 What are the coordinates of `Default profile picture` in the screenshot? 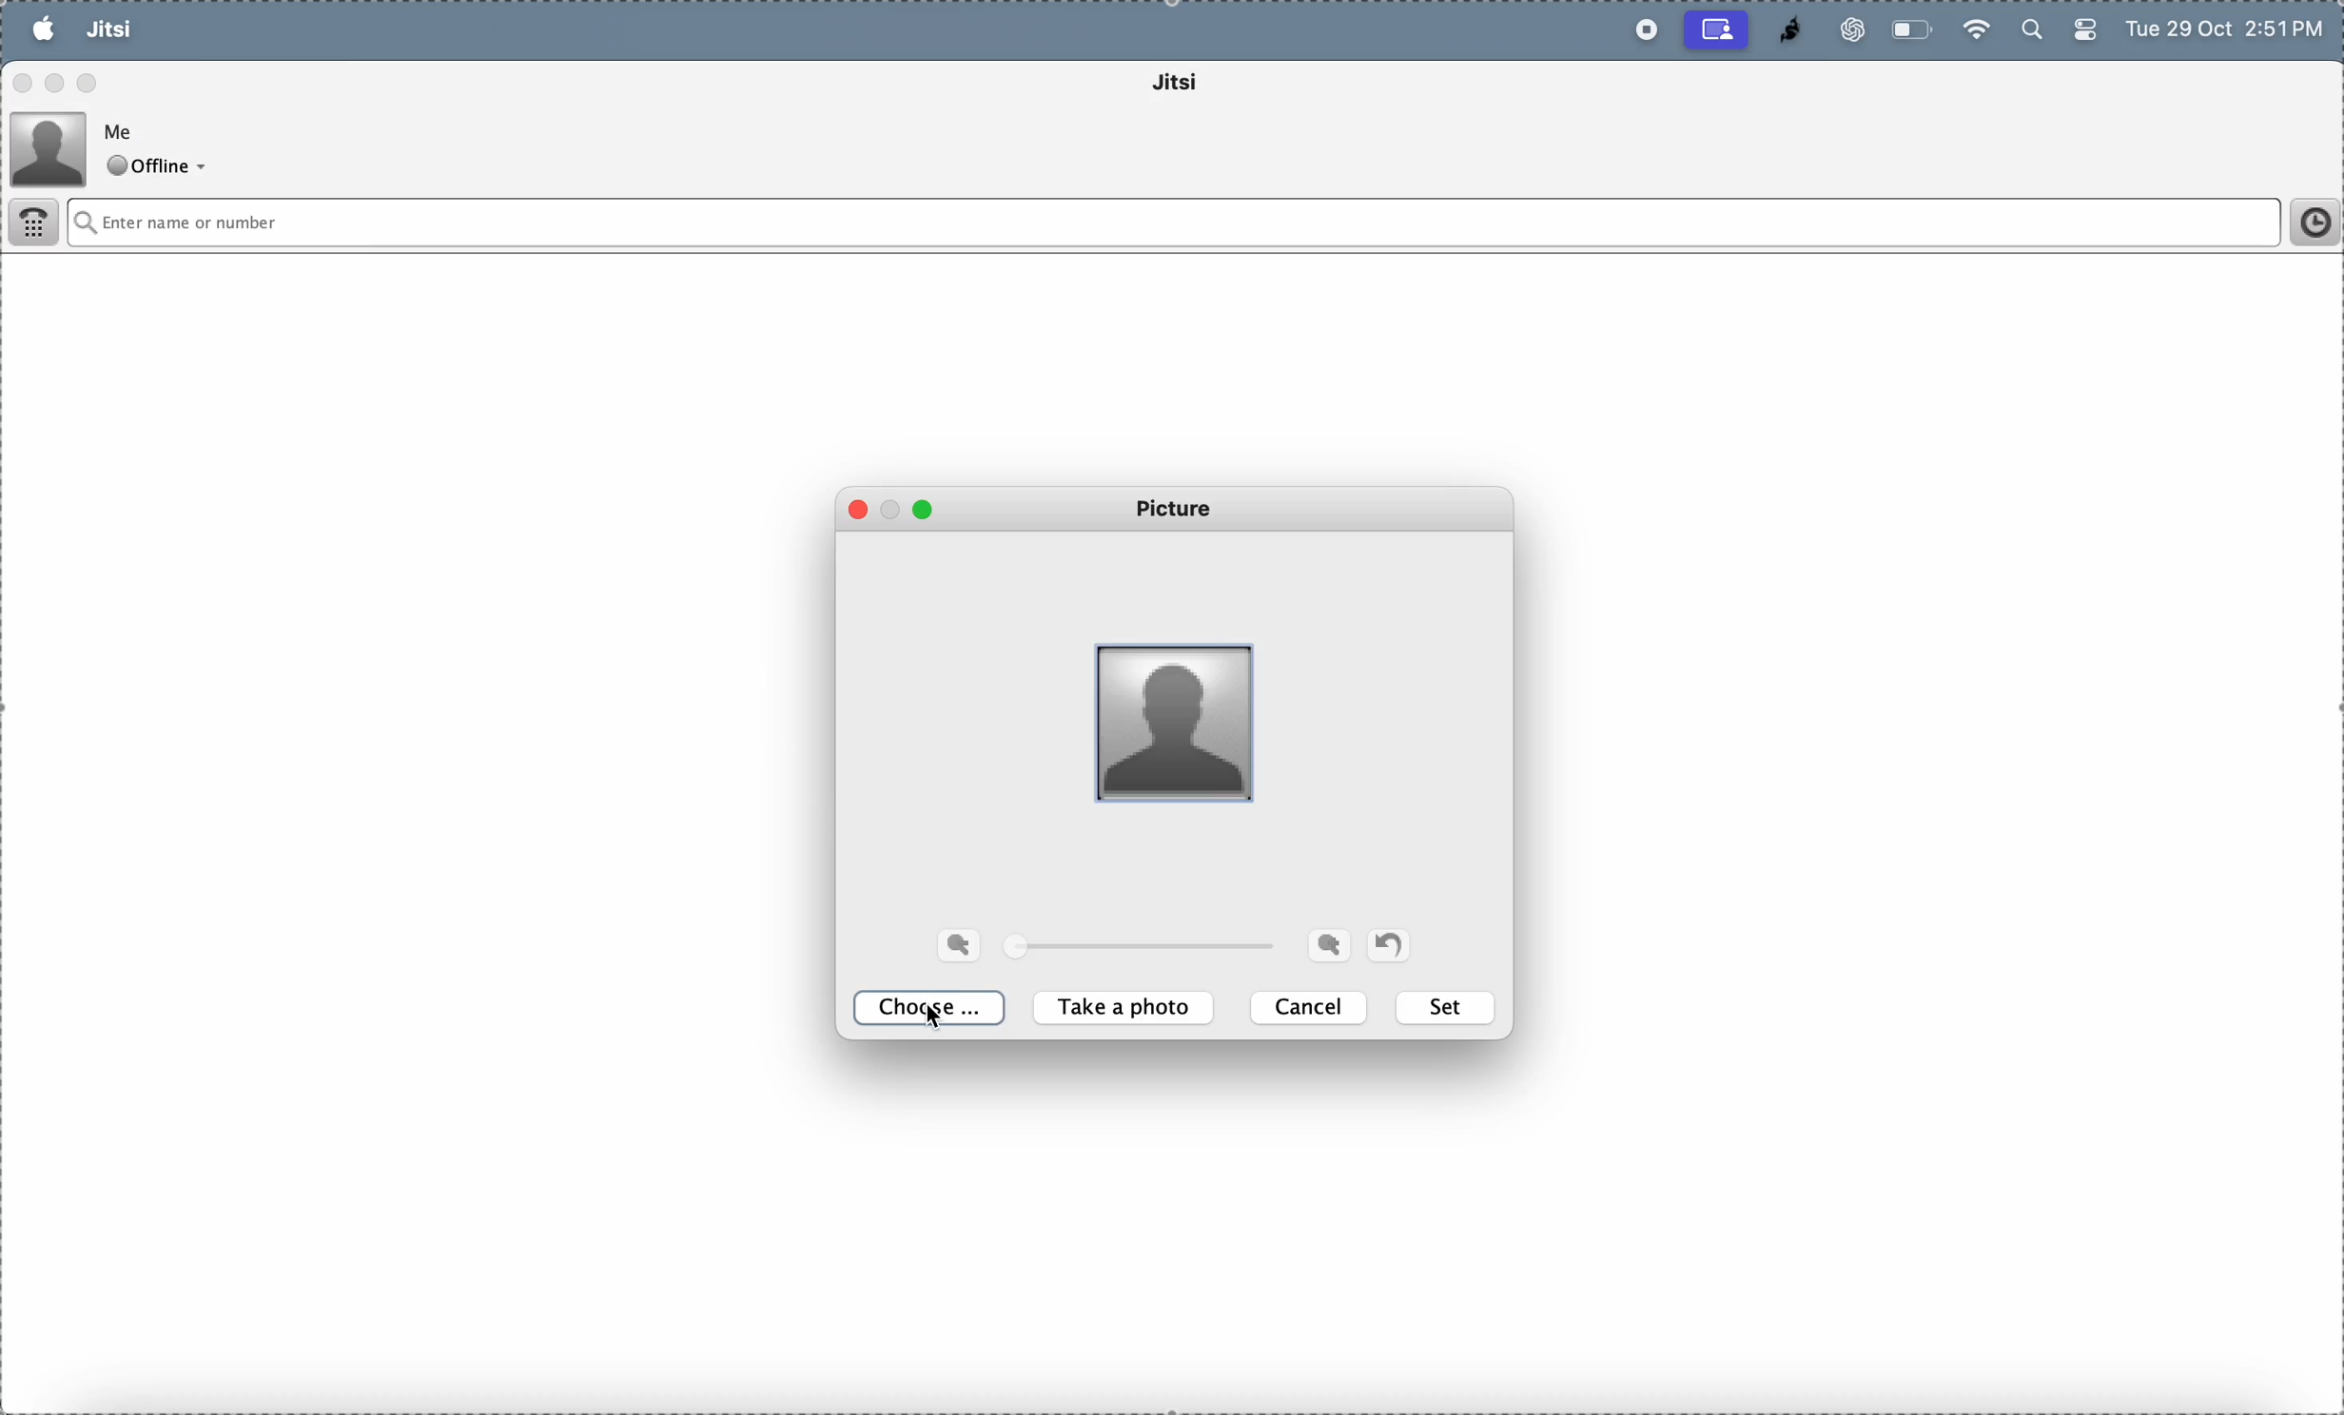 It's located at (1169, 719).